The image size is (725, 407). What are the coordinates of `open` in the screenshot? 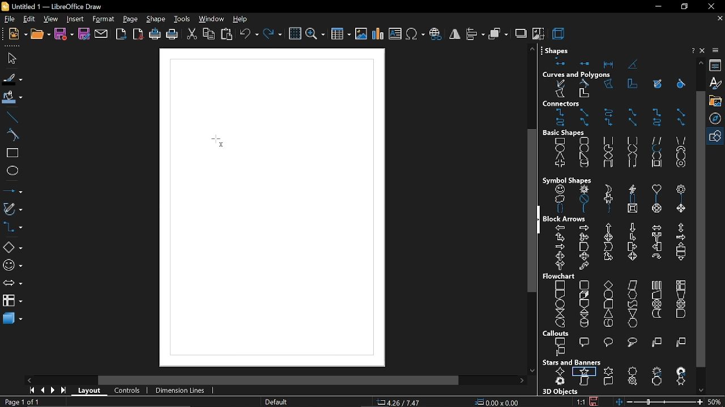 It's located at (40, 34).